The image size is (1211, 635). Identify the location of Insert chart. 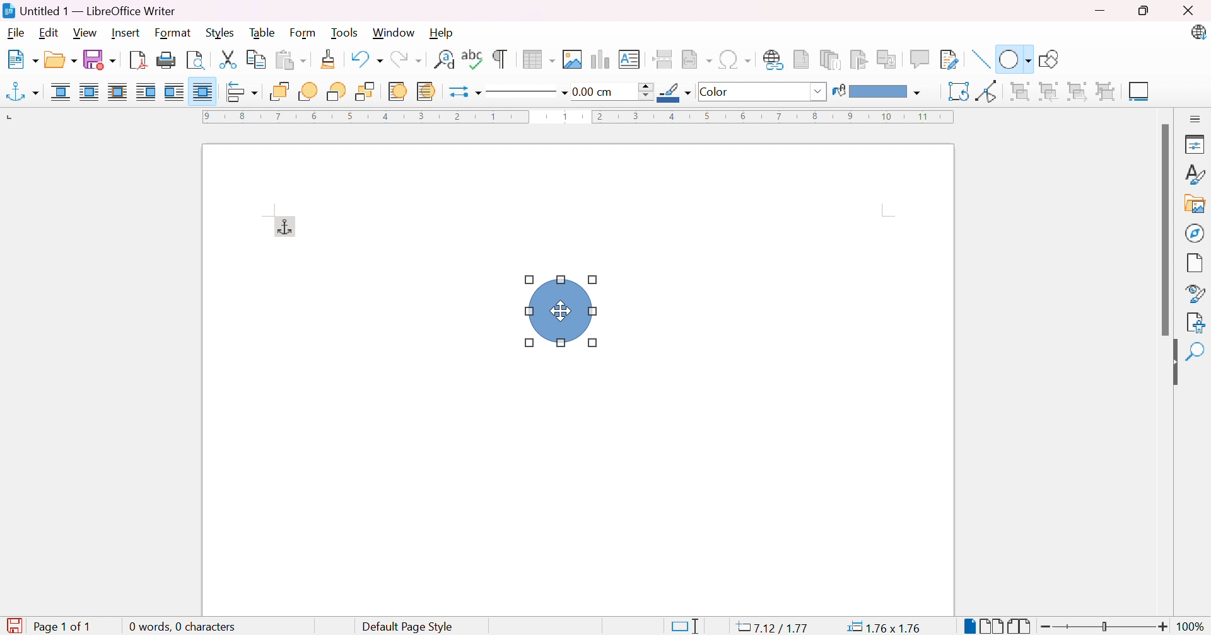
(598, 59).